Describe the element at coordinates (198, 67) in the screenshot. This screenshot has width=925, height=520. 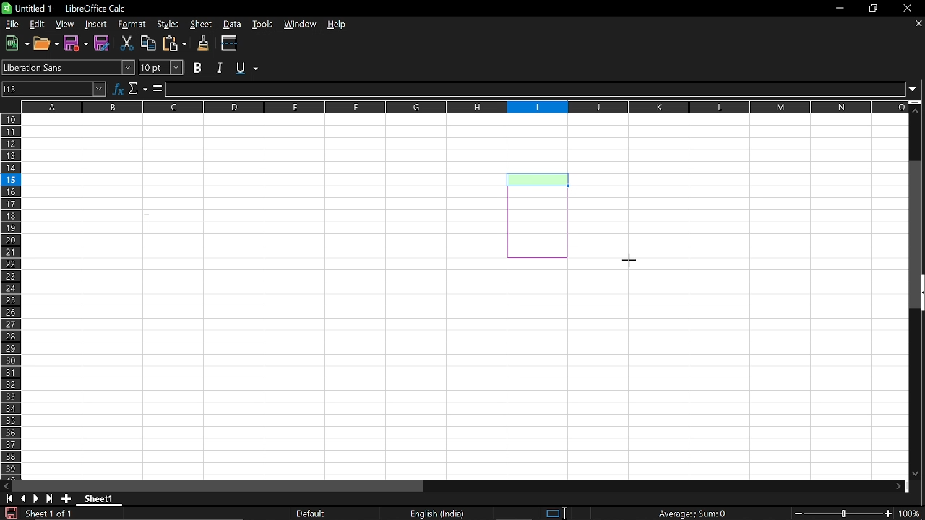
I see `Bold` at that location.